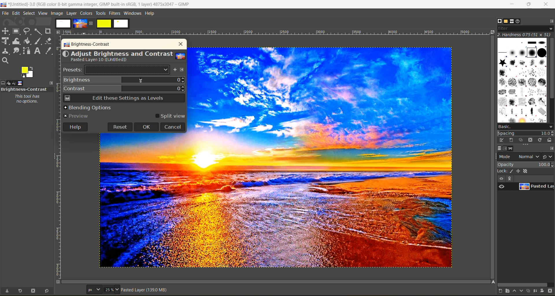  I want to click on create a duplicate, so click(529, 291).